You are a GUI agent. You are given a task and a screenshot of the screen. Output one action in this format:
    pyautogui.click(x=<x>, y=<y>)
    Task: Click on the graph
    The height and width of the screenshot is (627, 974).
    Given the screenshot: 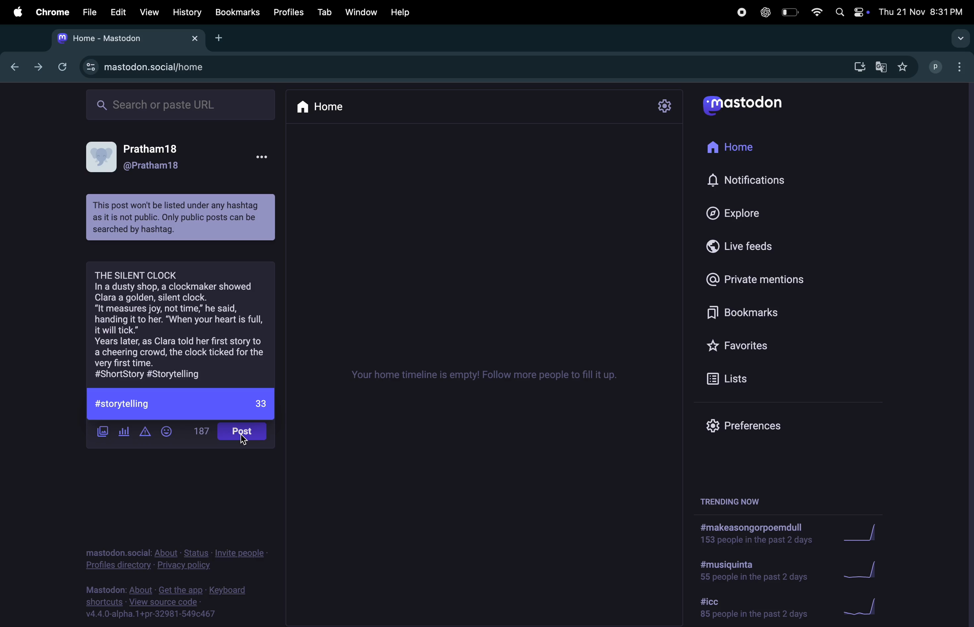 What is the action you would take?
    pyautogui.click(x=864, y=570)
    